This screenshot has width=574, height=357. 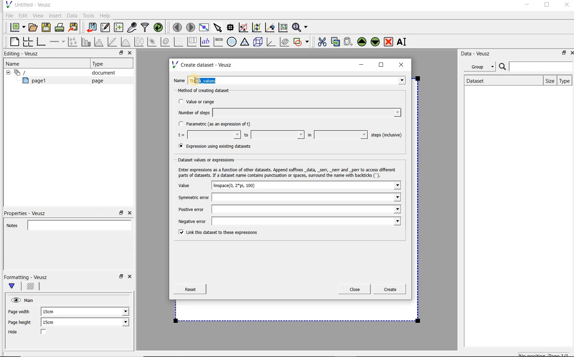 What do you see at coordinates (270, 28) in the screenshot?
I see `click to recenter graph axes` at bounding box center [270, 28].